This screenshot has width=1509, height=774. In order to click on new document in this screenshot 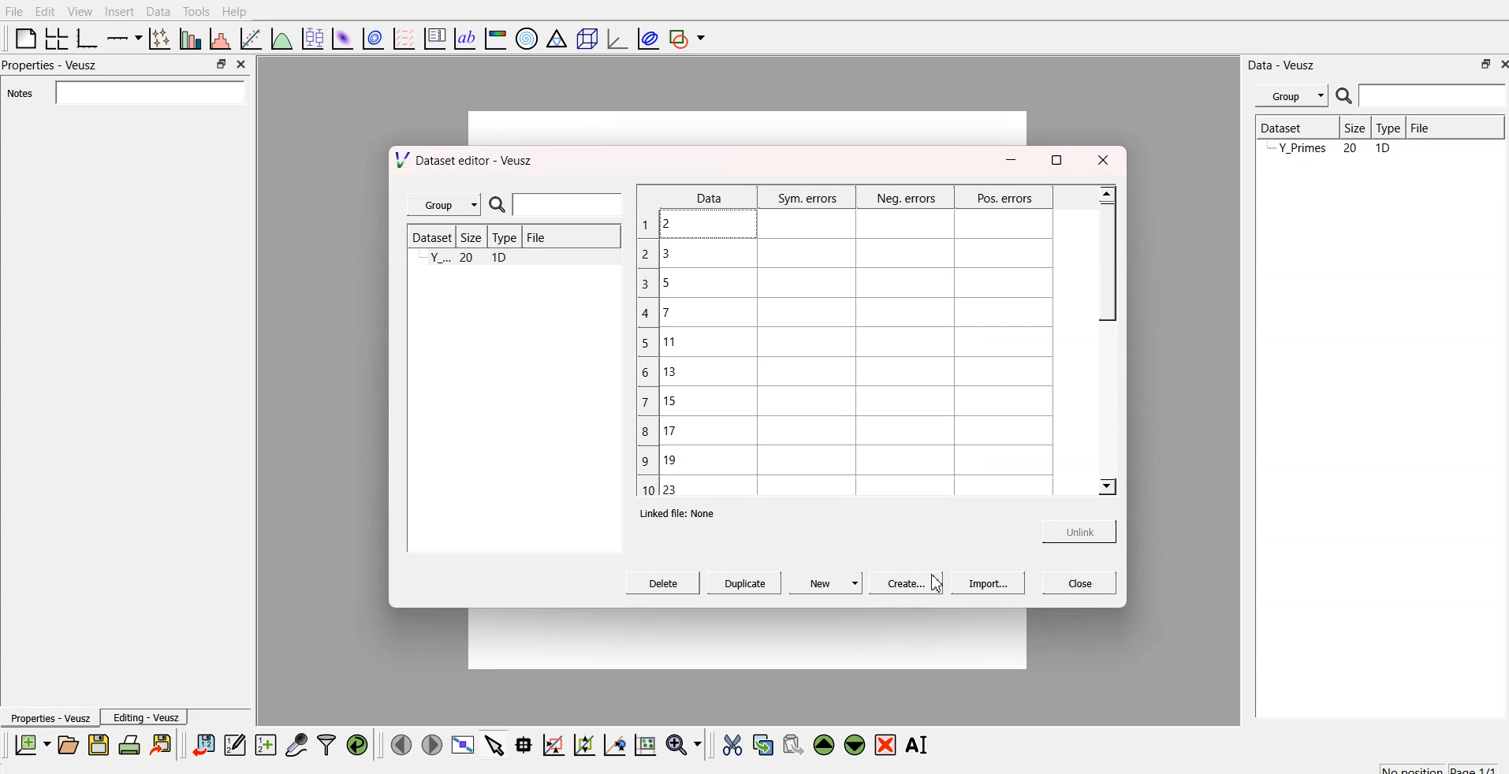, I will do `click(30, 745)`.